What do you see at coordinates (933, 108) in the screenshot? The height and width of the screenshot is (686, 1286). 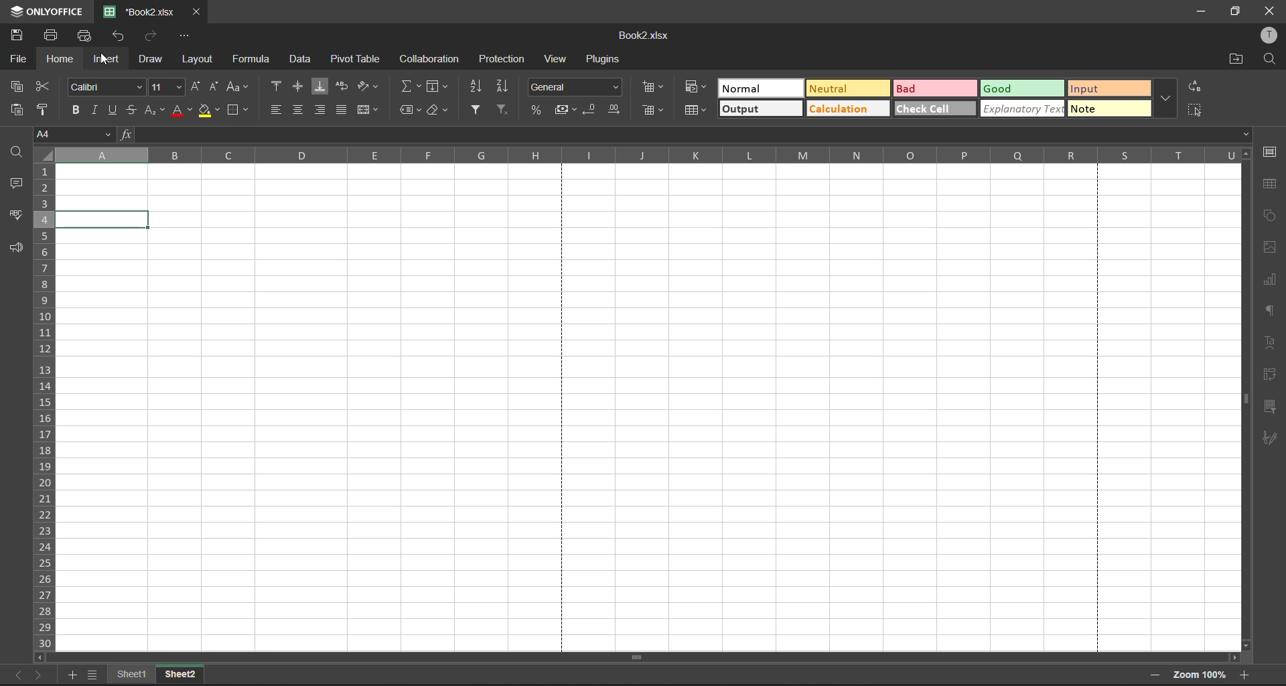 I see `check cell` at bounding box center [933, 108].